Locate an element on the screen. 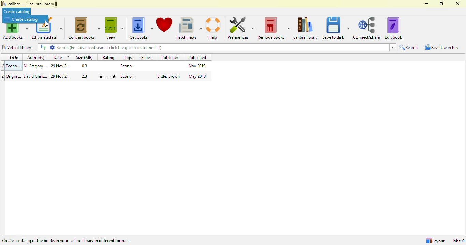 The width and height of the screenshot is (466, 245). calibre library is located at coordinates (33, 4).